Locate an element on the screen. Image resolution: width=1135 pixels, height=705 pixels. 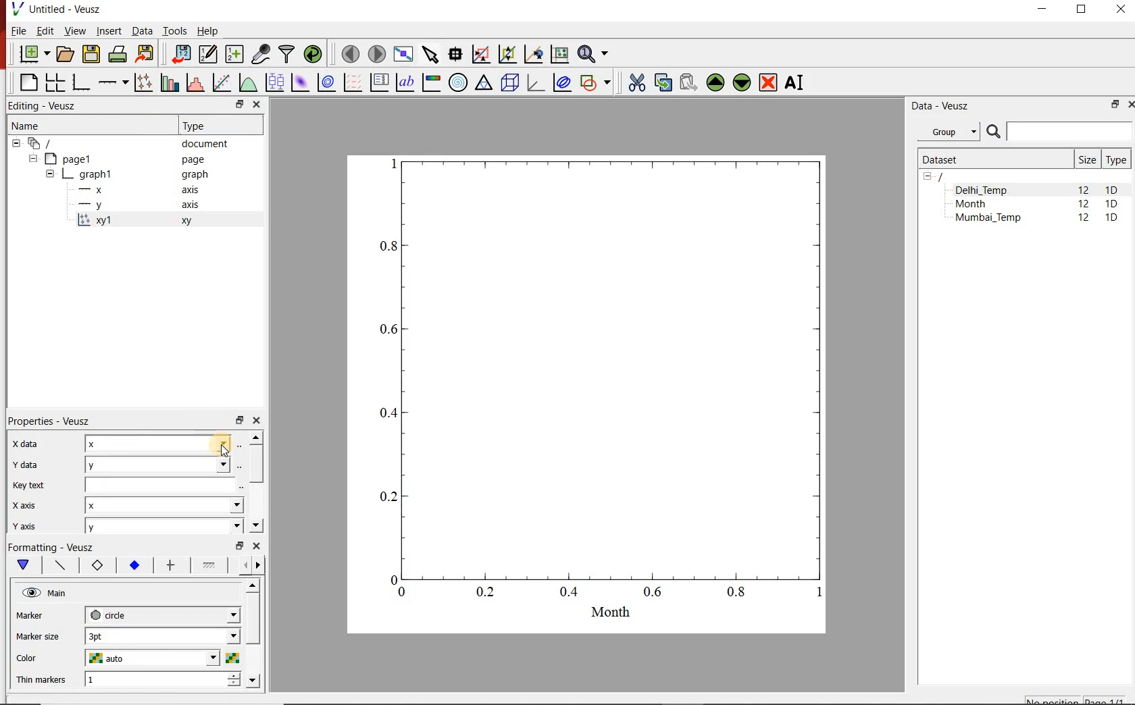
image color bar is located at coordinates (431, 82).